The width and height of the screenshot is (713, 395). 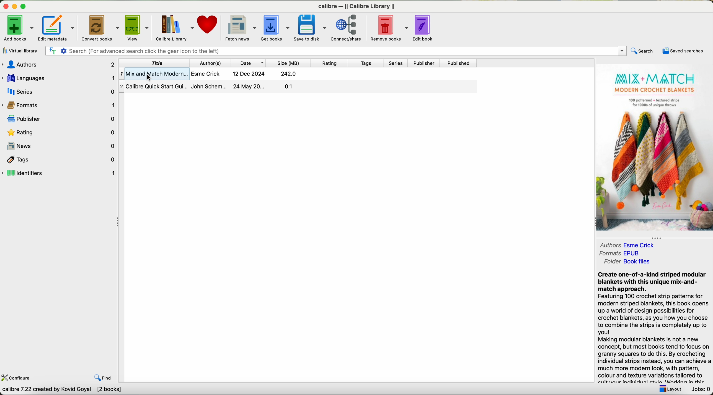 What do you see at coordinates (6, 6) in the screenshot?
I see `close program` at bounding box center [6, 6].